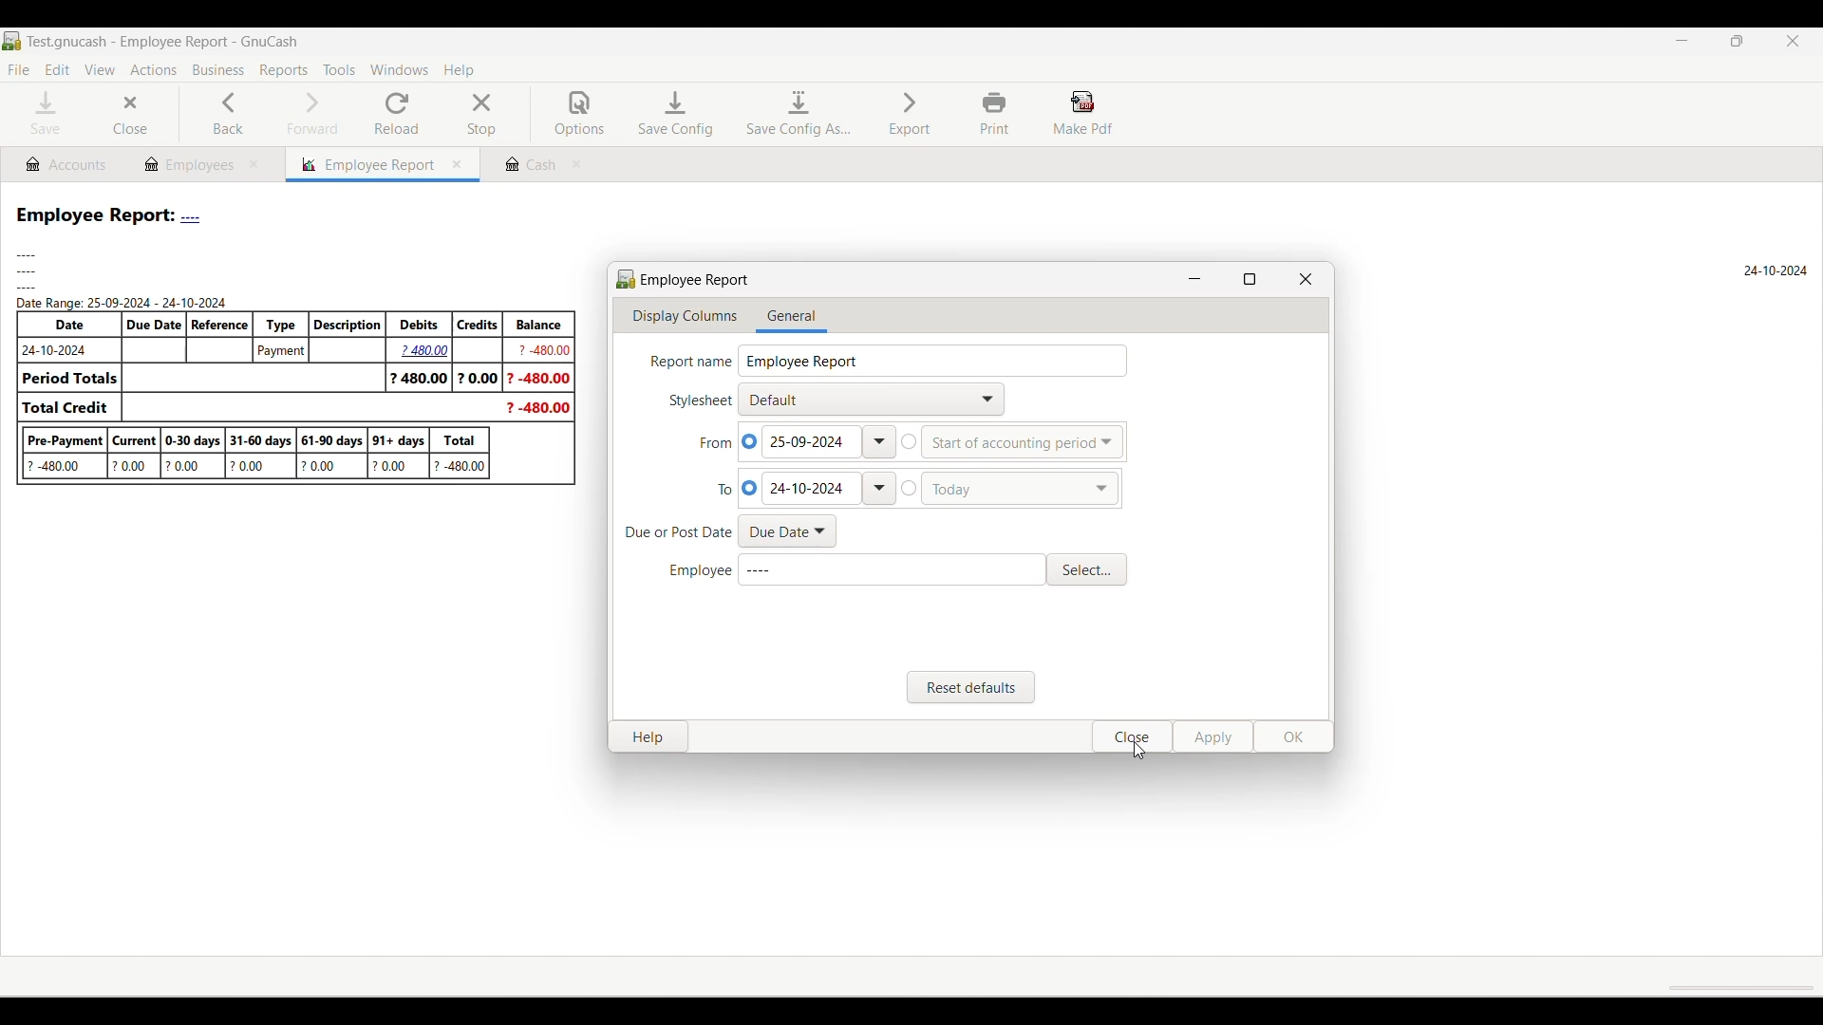 This screenshot has height=1025, width=1823. What do you see at coordinates (1138, 750) in the screenshot?
I see `Cursor clicking on closing window` at bounding box center [1138, 750].